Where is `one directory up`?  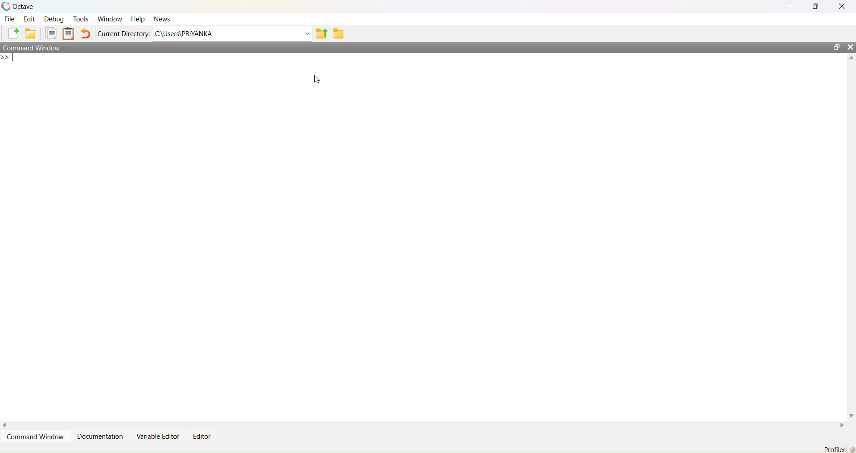 one directory up is located at coordinates (321, 33).